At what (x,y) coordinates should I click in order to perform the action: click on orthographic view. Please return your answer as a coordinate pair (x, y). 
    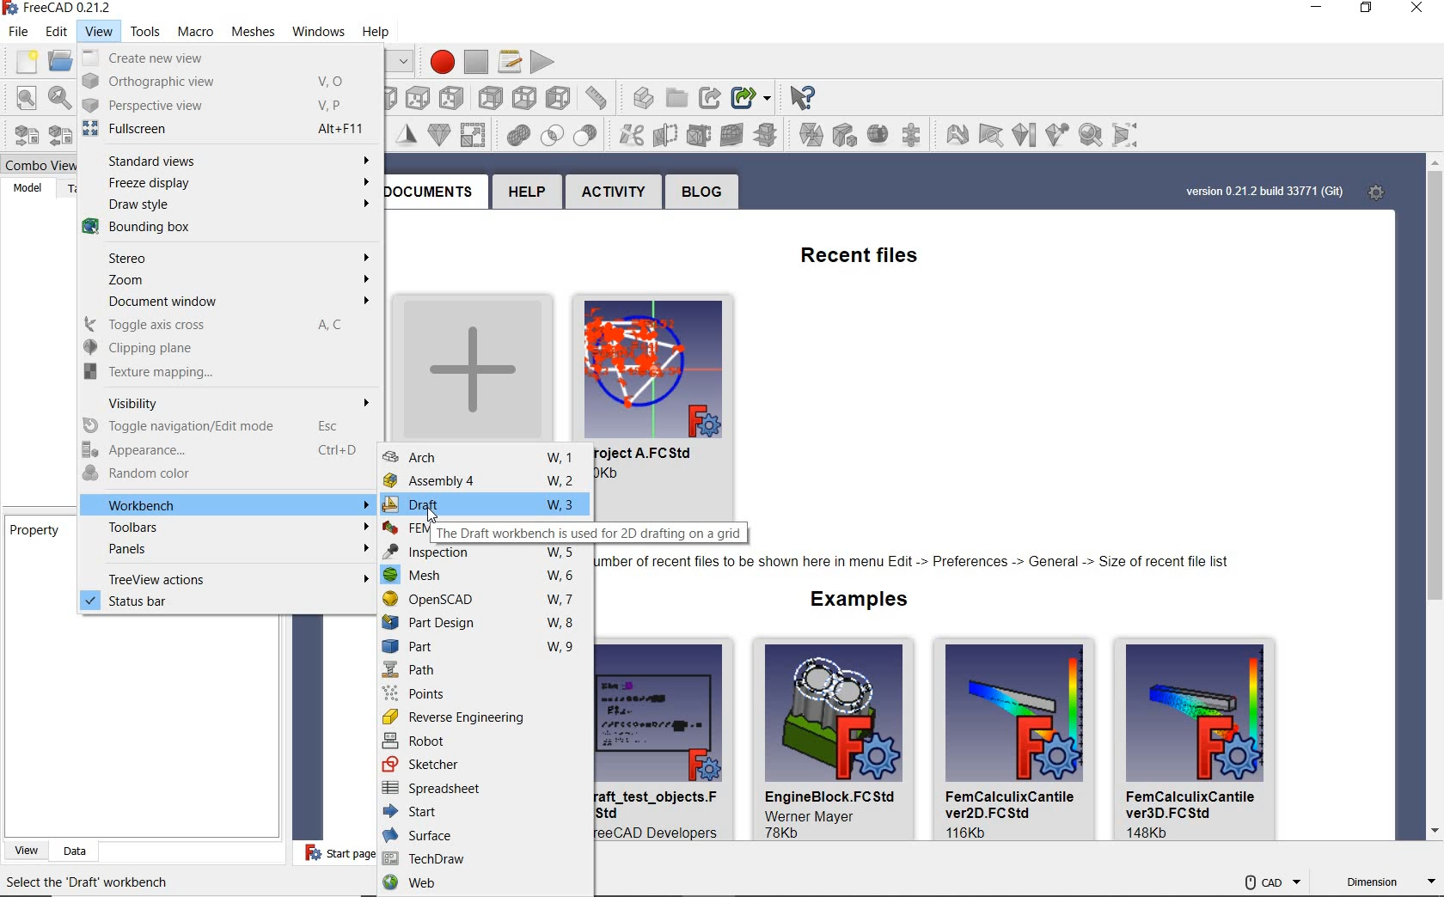
    Looking at the image, I should click on (222, 82).